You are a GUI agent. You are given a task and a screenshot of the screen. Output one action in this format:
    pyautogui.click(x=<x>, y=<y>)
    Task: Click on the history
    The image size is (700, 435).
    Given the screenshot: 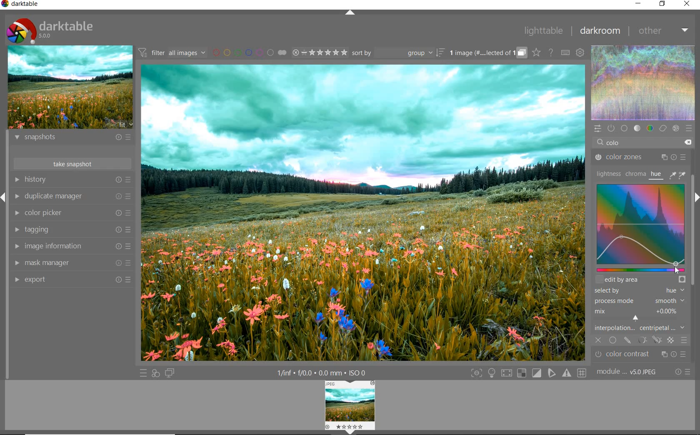 What is the action you would take?
    pyautogui.click(x=72, y=179)
    